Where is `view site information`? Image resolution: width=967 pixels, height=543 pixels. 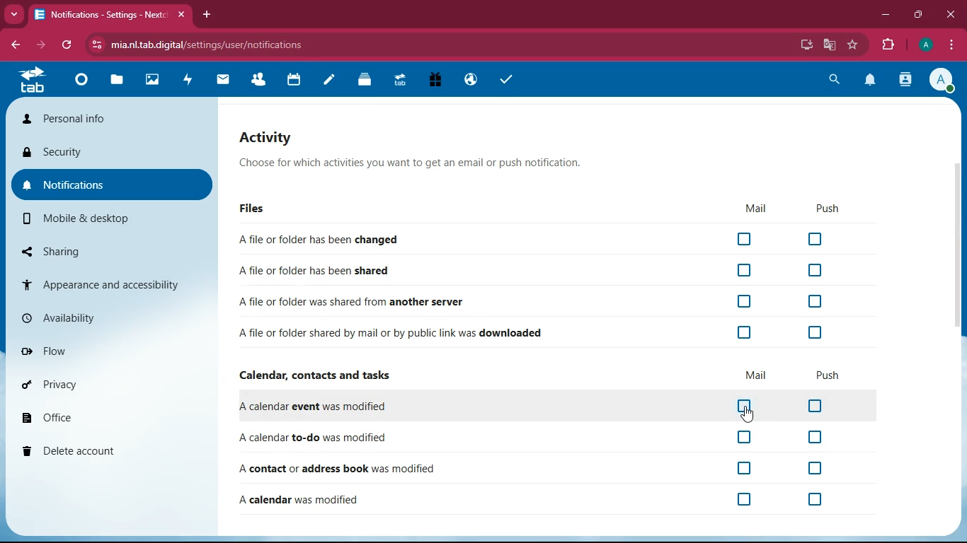
view site information is located at coordinates (95, 46).